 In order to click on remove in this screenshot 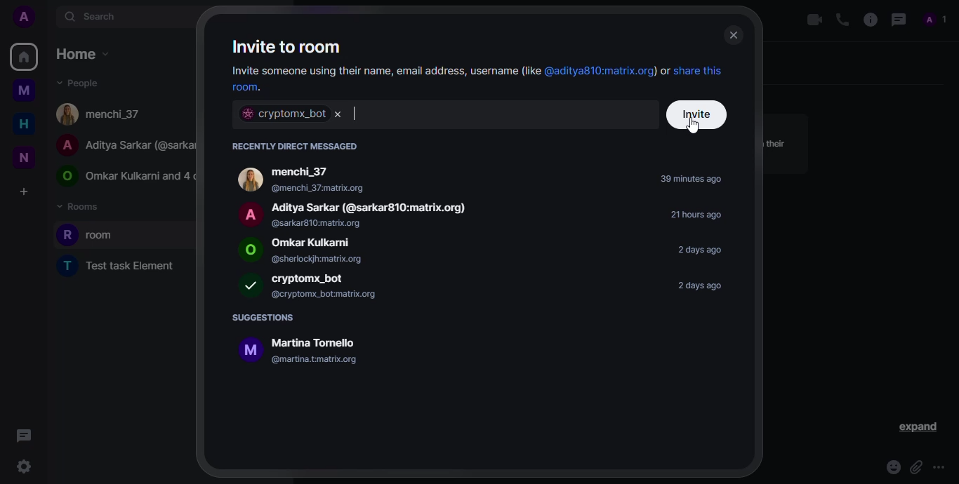, I will do `click(340, 114)`.